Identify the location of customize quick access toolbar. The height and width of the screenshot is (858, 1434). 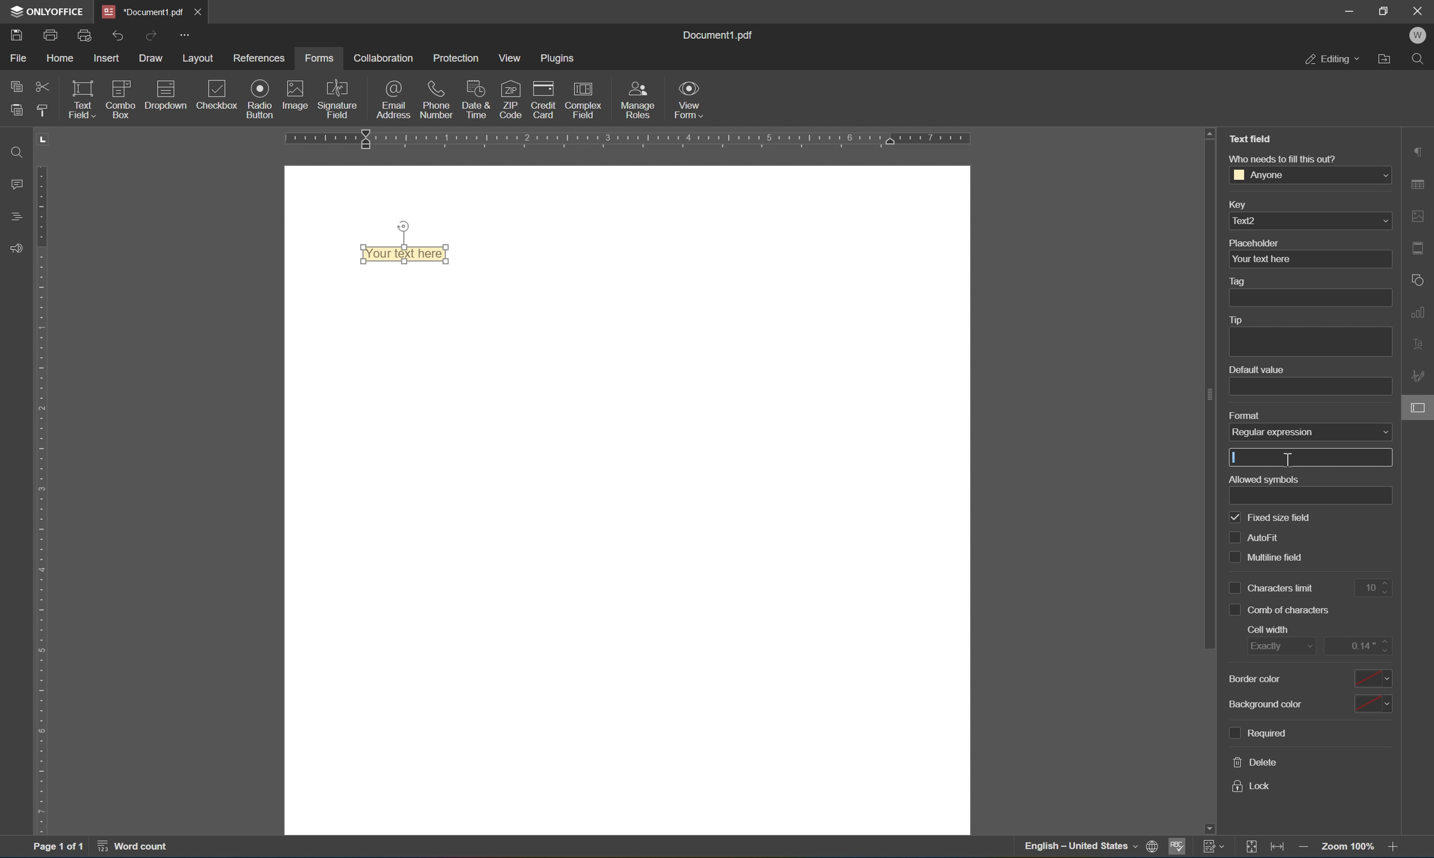
(186, 32).